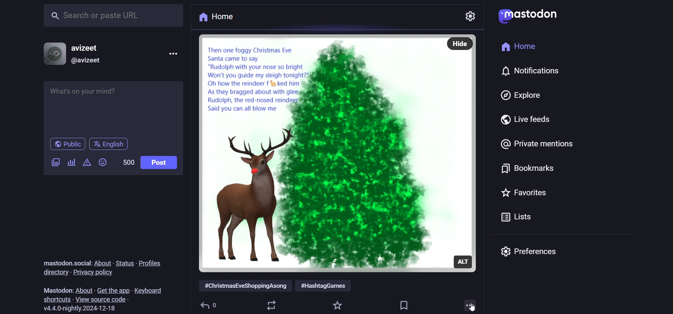 Image resolution: width=673 pixels, height=314 pixels. What do you see at coordinates (160, 162) in the screenshot?
I see `post` at bounding box center [160, 162].